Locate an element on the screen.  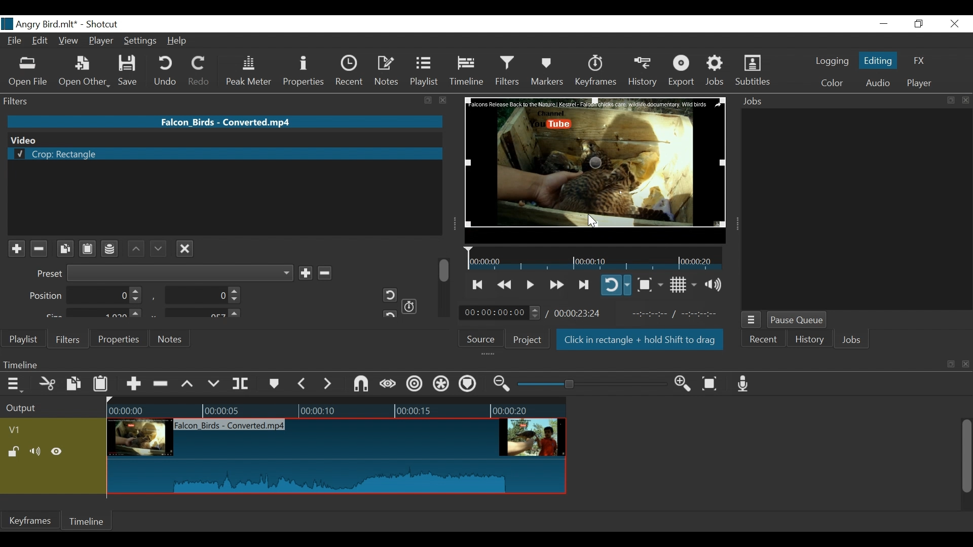
Save is located at coordinates (131, 71).